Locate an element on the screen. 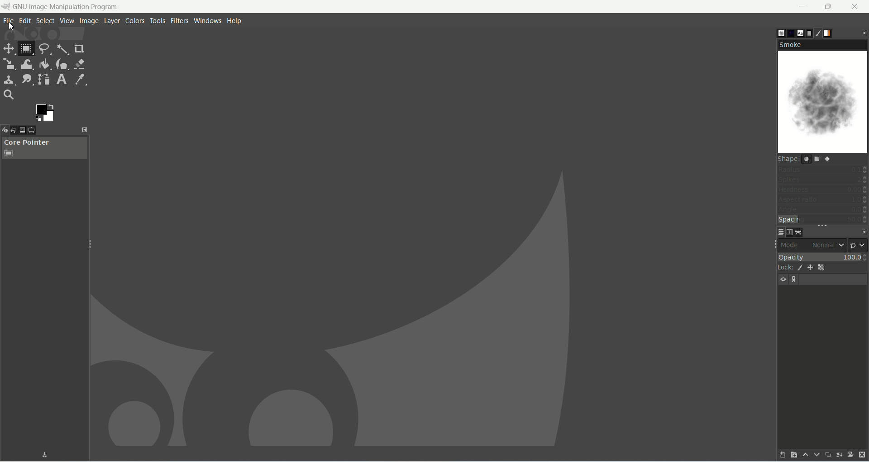  smoke is located at coordinates (824, 103).